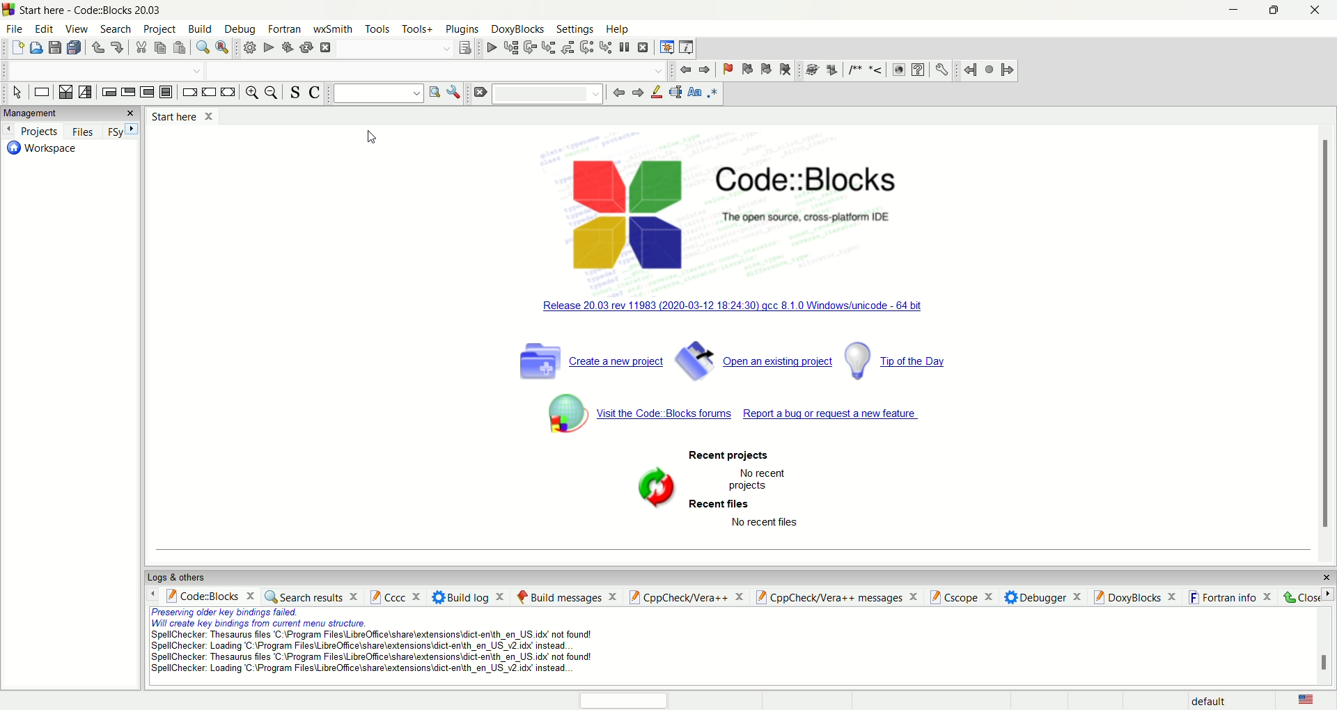 The height and width of the screenshot is (710, 1337). Describe the element at coordinates (695, 95) in the screenshot. I see `match case` at that location.